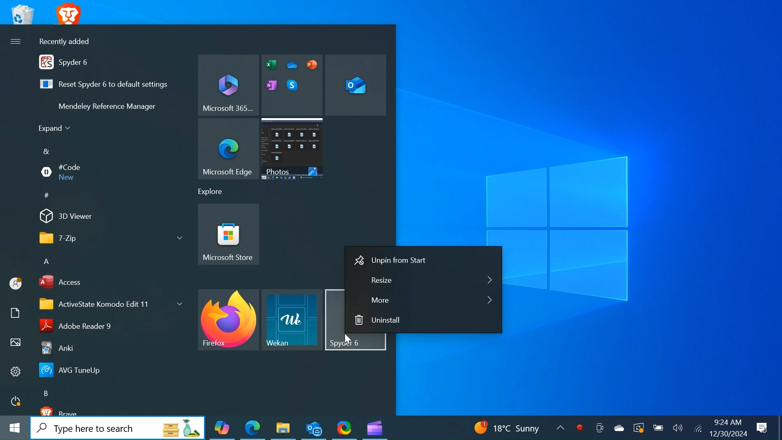 This screenshot has height=440, width=782. I want to click on Photos, so click(294, 149).